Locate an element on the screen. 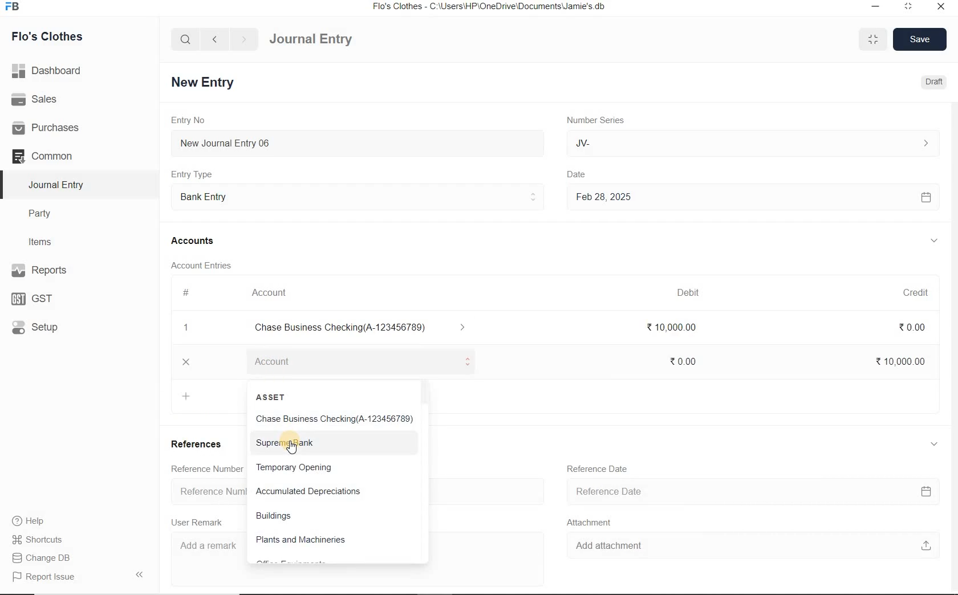 The image size is (958, 595). minimise/maximise is located at coordinates (874, 40).